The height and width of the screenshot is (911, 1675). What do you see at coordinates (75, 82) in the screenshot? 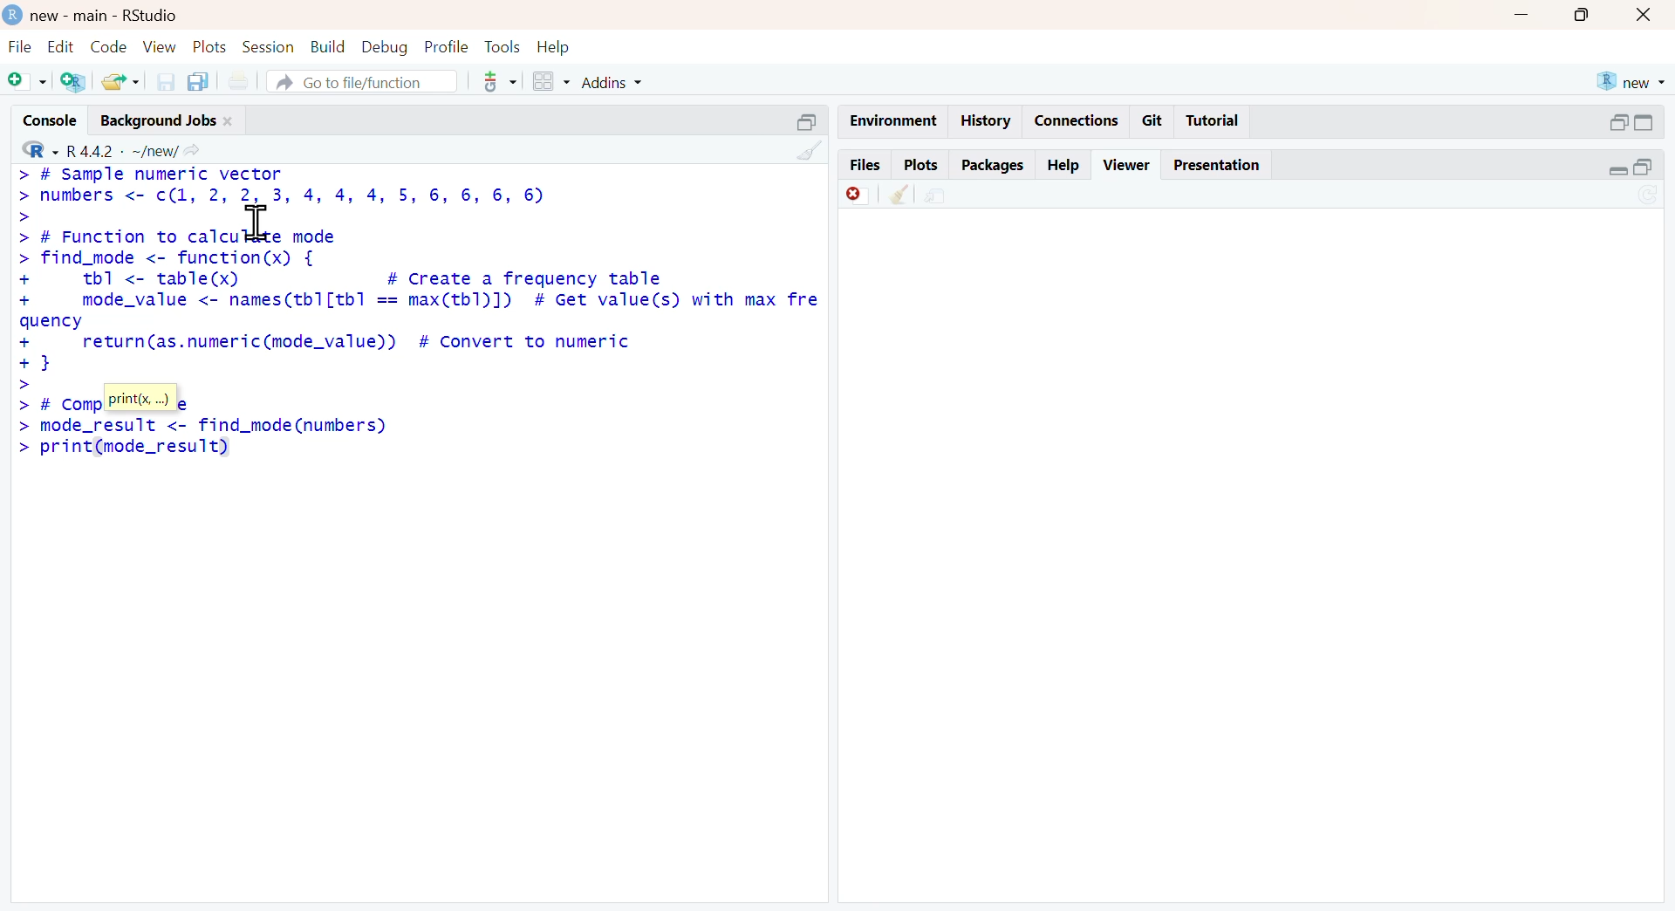
I see `add R file` at bounding box center [75, 82].